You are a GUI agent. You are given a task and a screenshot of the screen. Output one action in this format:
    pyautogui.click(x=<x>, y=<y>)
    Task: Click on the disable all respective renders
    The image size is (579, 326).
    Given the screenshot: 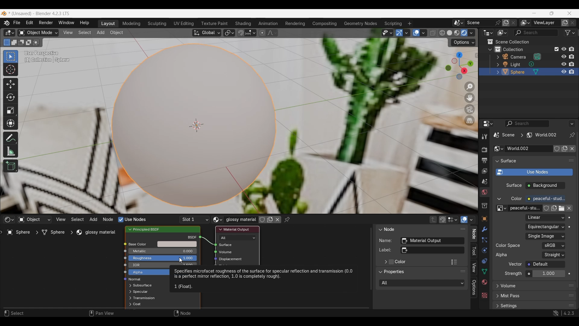 What is the action you would take?
    pyautogui.click(x=573, y=64)
    